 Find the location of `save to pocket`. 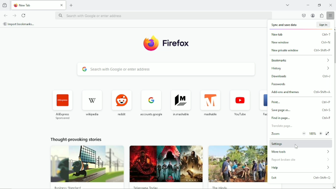

save to pocket is located at coordinates (304, 16).